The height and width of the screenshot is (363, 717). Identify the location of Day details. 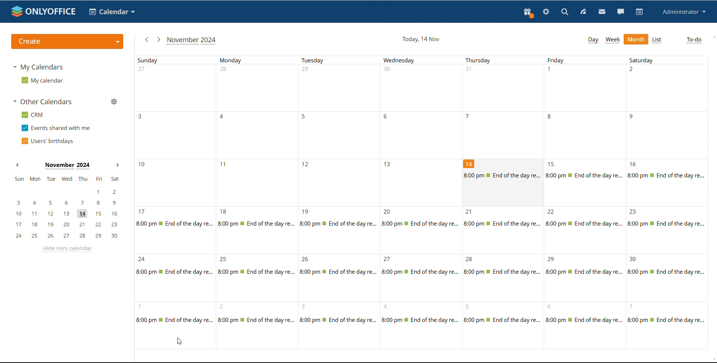
(420, 272).